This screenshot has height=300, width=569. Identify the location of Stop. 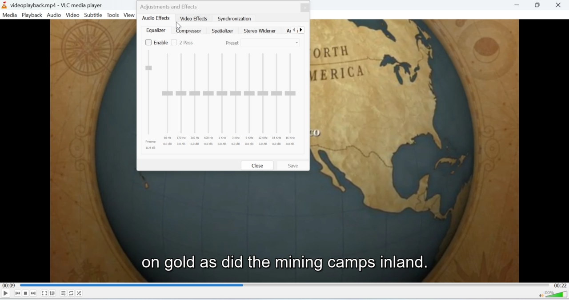
(26, 294).